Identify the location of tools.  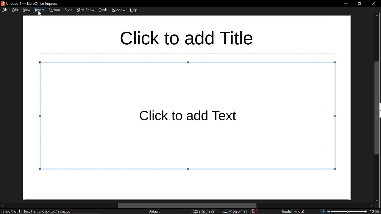
(104, 10).